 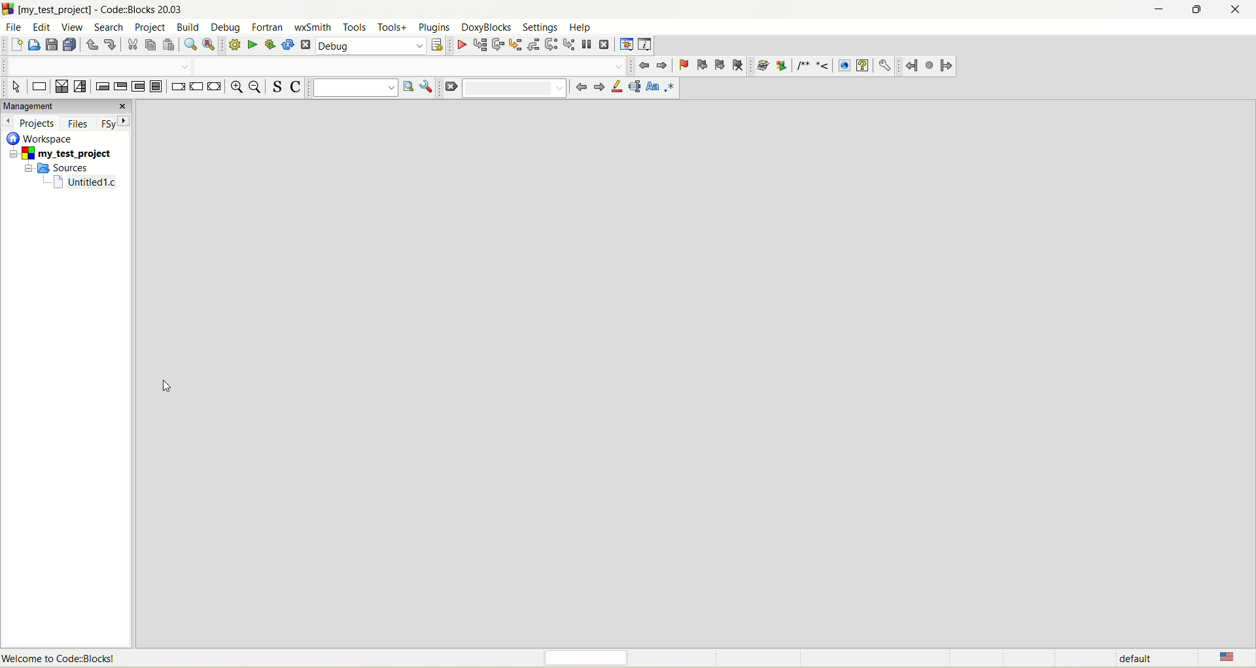 What do you see at coordinates (58, 169) in the screenshot?
I see `sources` at bounding box center [58, 169].